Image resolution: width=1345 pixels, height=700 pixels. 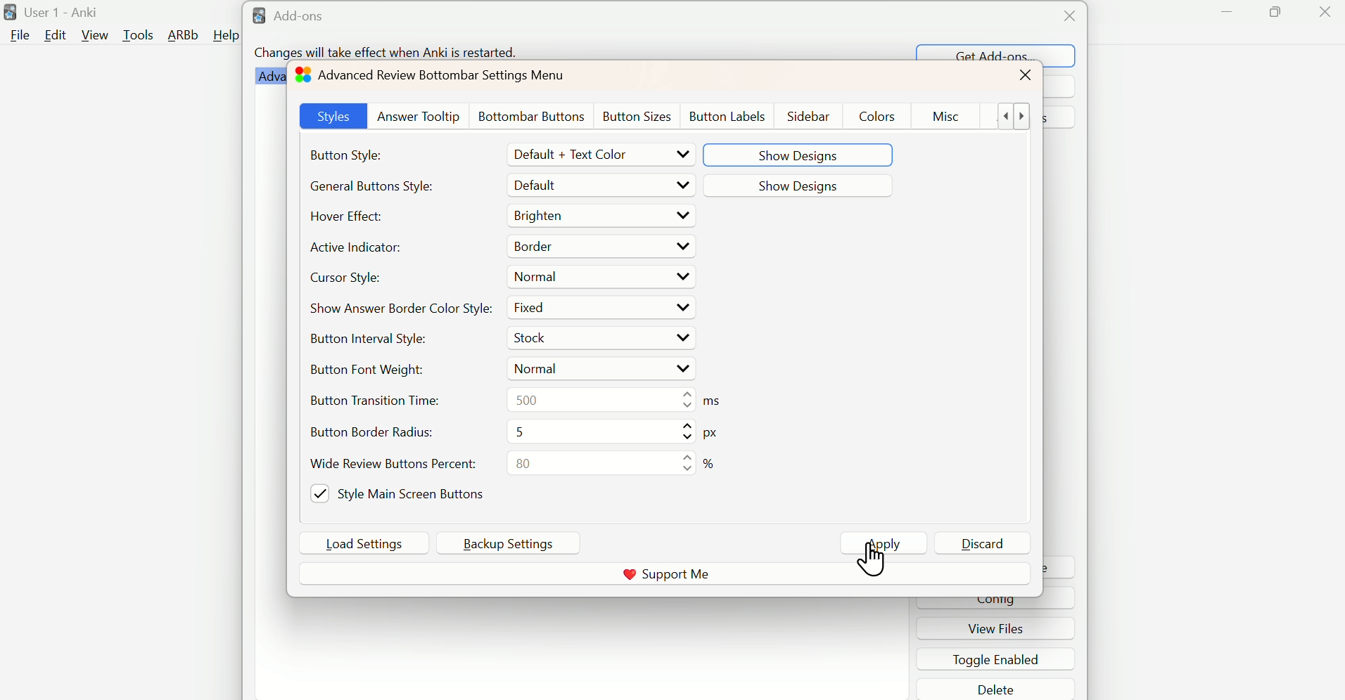 I want to click on Advanced Review Bottombar Settings Menu, so click(x=431, y=77).